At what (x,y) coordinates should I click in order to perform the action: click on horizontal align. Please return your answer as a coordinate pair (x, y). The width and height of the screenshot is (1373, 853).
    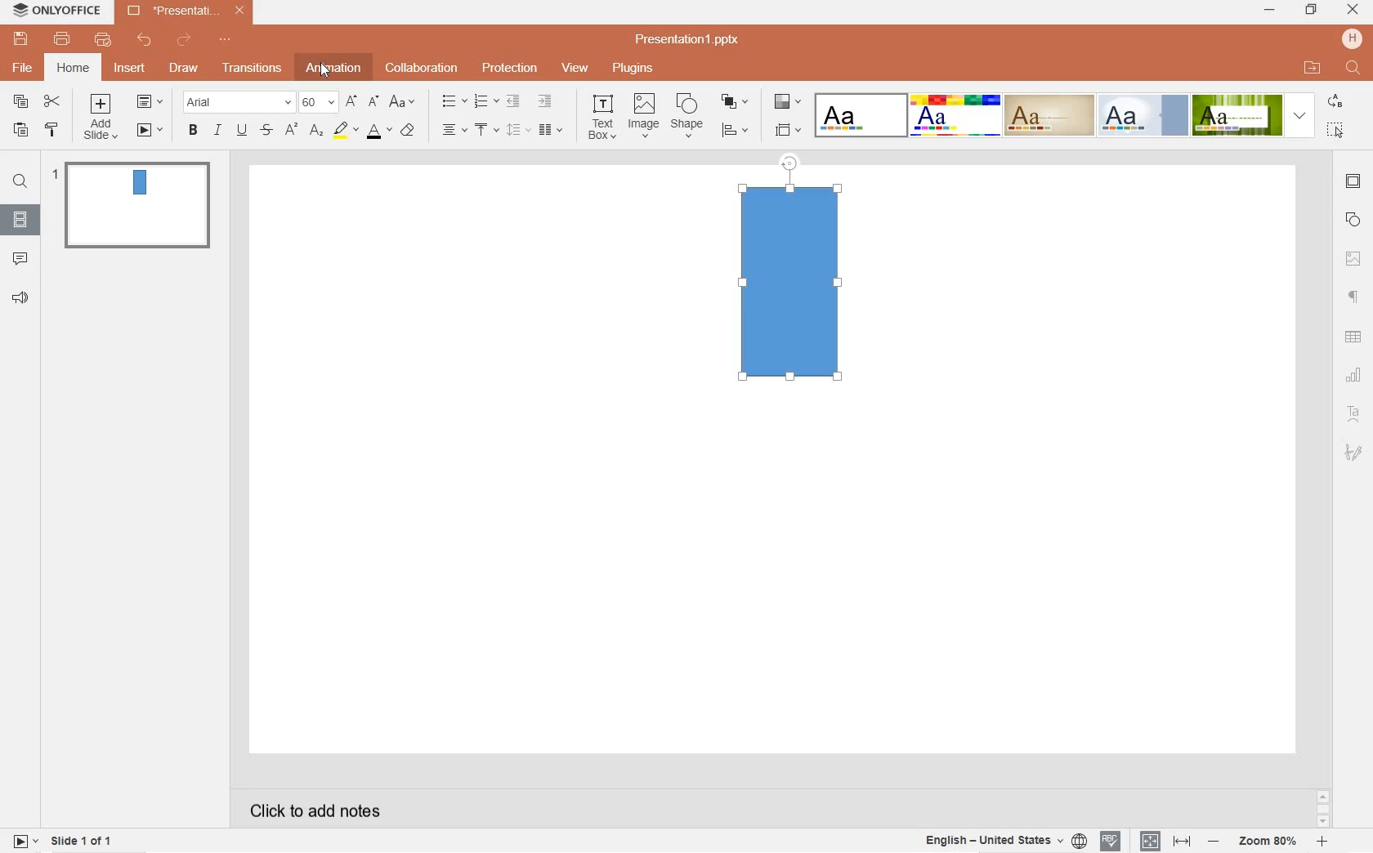
    Looking at the image, I should click on (454, 131).